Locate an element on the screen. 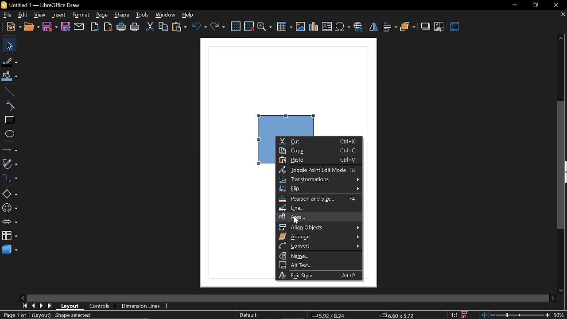  view is located at coordinates (40, 15).